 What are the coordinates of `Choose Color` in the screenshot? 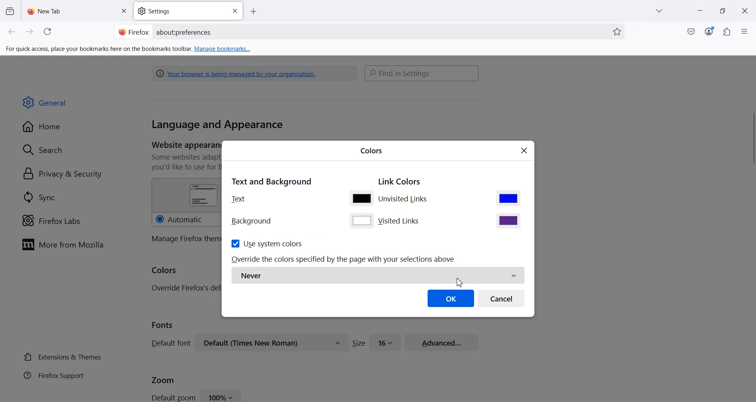 It's located at (362, 220).